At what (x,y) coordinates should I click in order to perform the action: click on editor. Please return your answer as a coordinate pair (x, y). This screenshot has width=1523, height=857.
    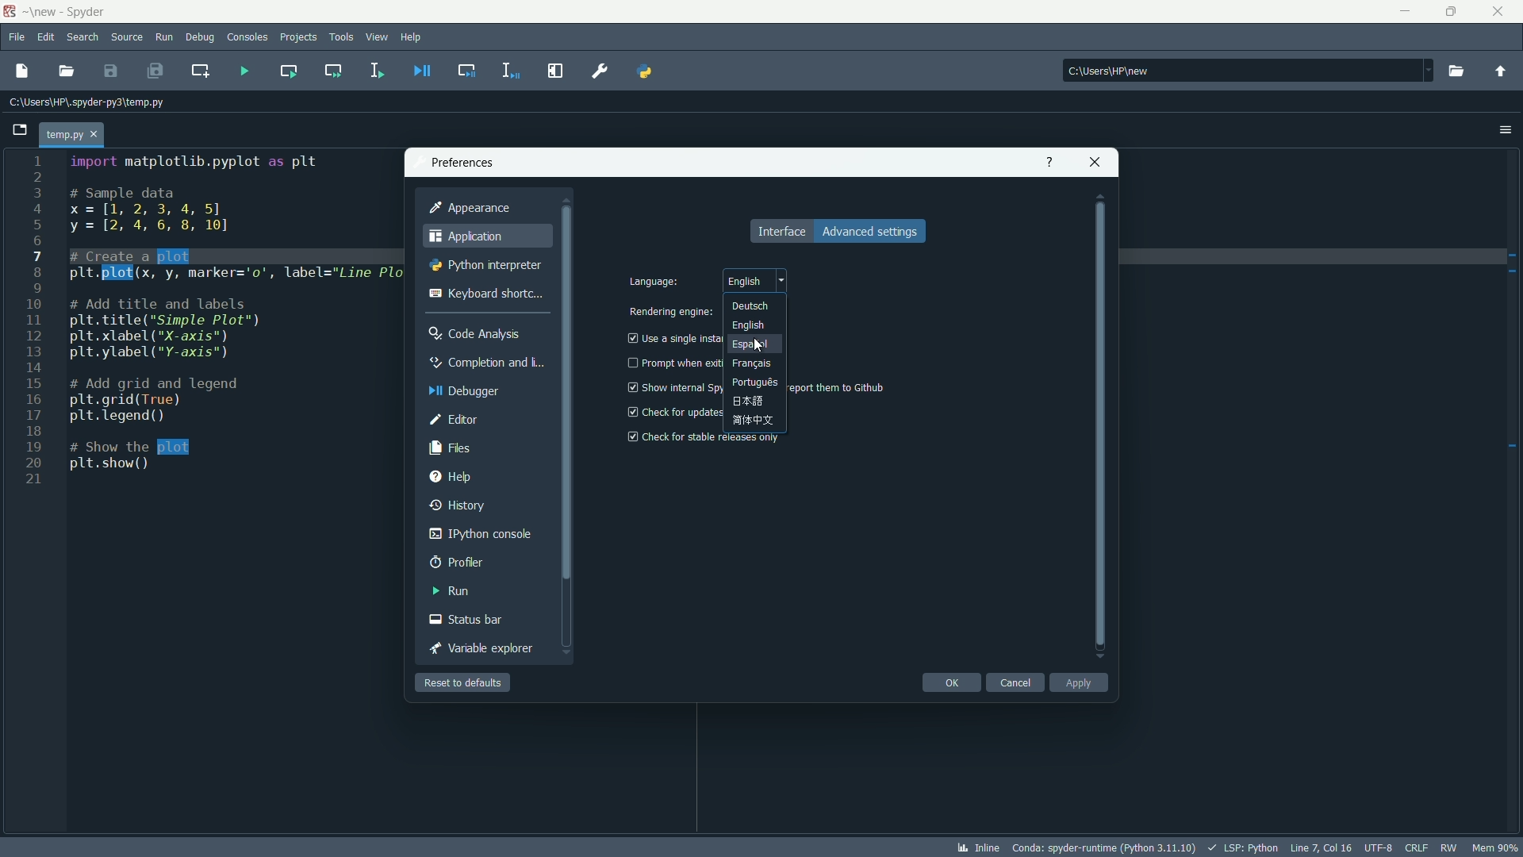
    Looking at the image, I should click on (455, 421).